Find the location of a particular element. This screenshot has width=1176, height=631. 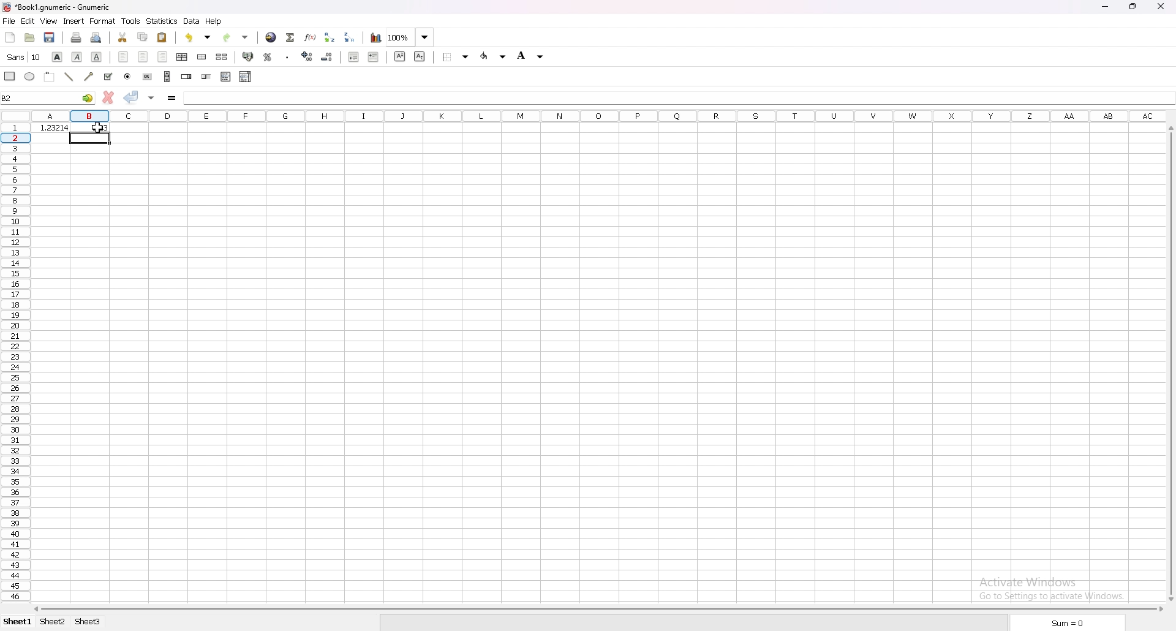

print preview is located at coordinates (96, 38).